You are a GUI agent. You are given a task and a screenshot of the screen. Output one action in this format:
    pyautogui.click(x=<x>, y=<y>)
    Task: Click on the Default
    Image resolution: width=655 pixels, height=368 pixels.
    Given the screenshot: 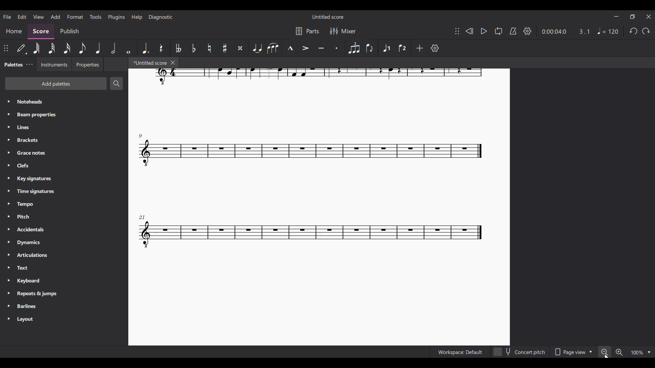 What is the action you would take?
    pyautogui.click(x=21, y=48)
    